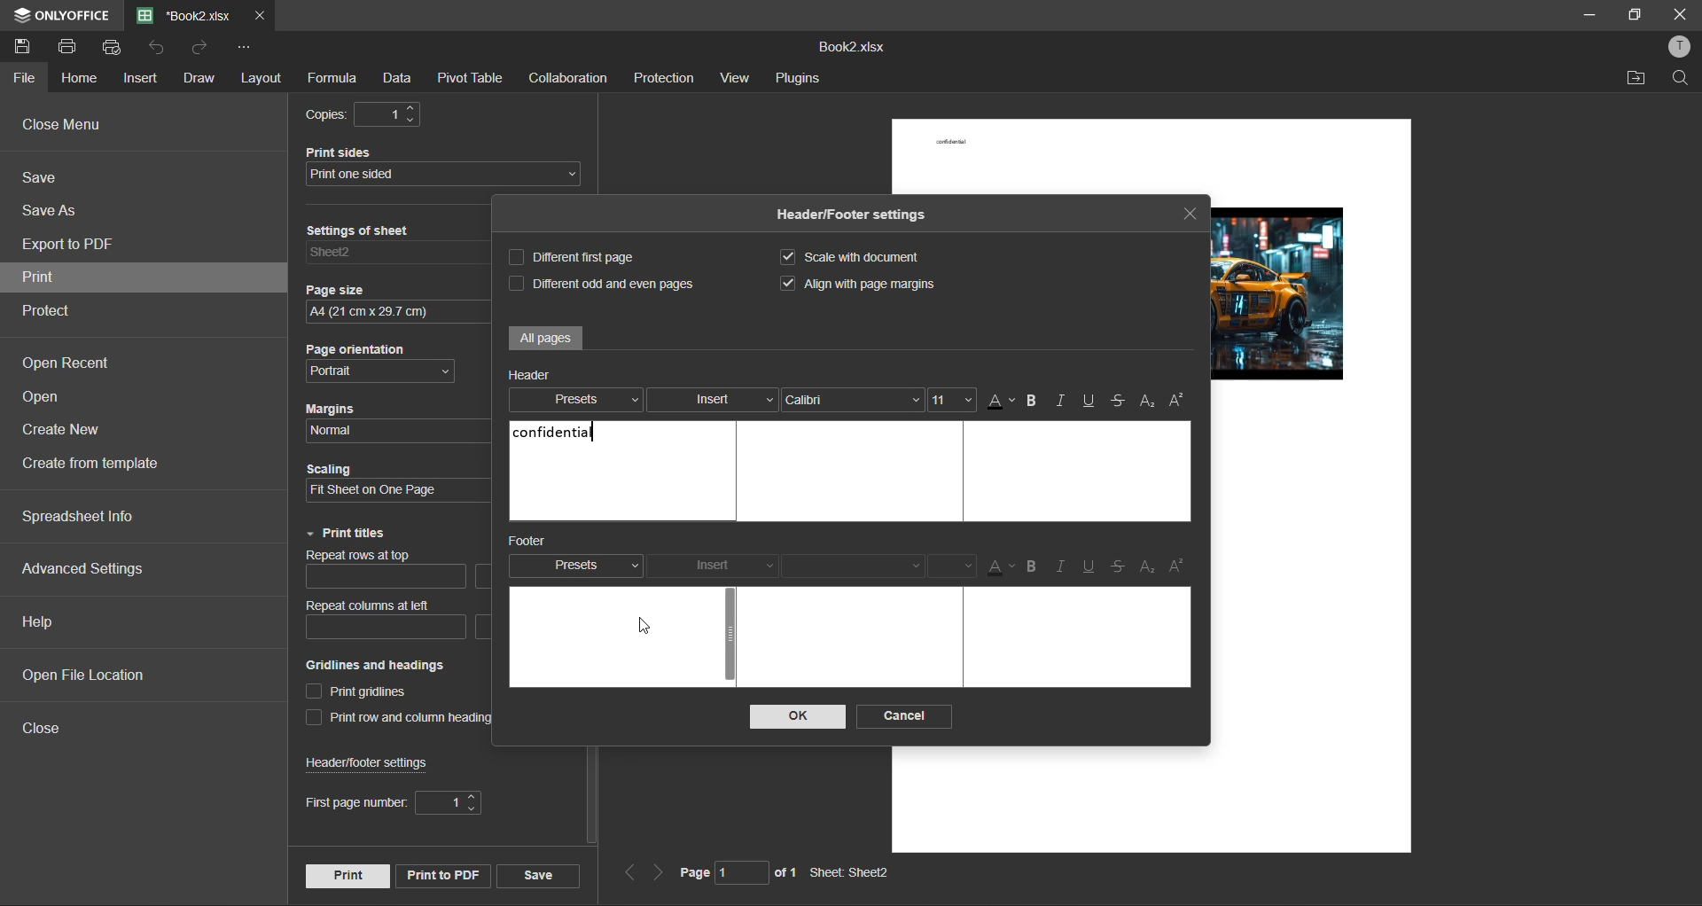 Image resolution: width=1702 pixels, height=906 pixels. I want to click on align with page margins, so click(857, 282).